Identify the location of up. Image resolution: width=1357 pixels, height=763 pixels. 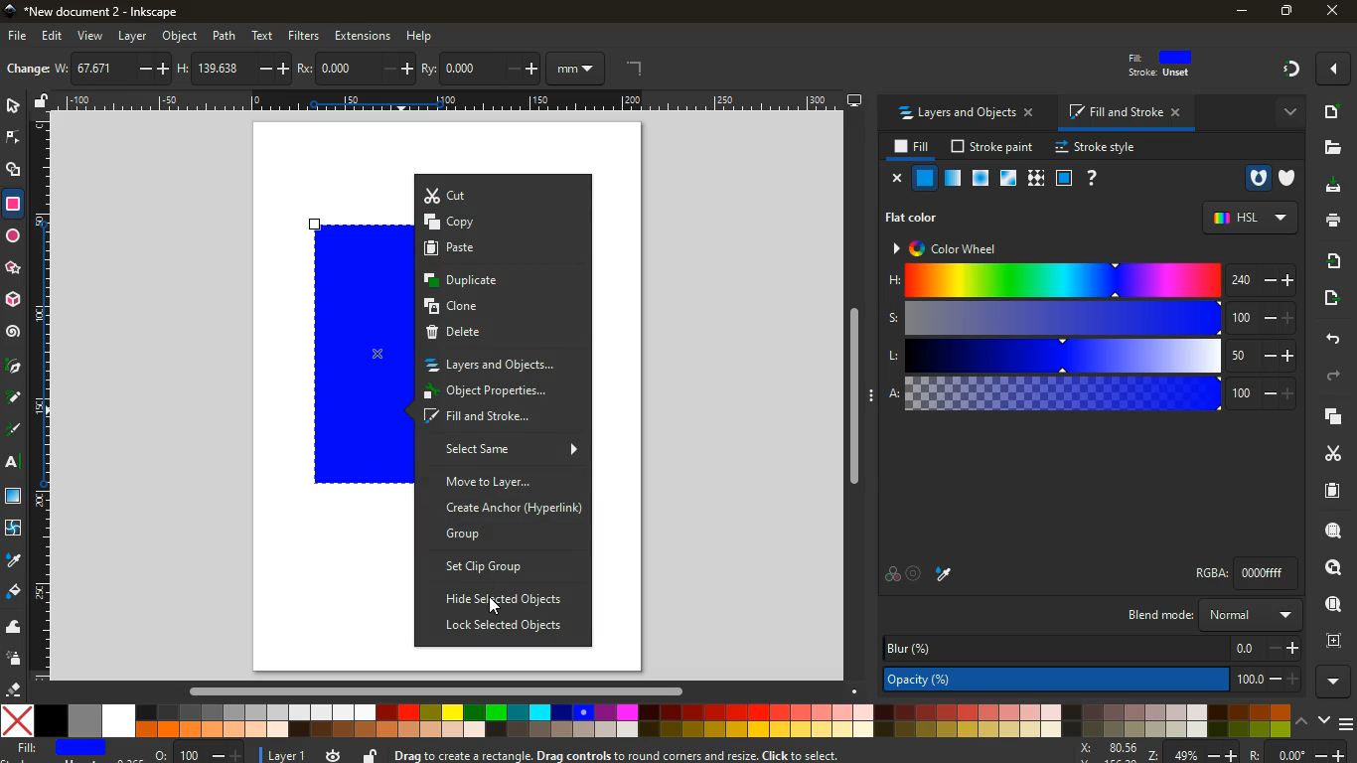
(1304, 722).